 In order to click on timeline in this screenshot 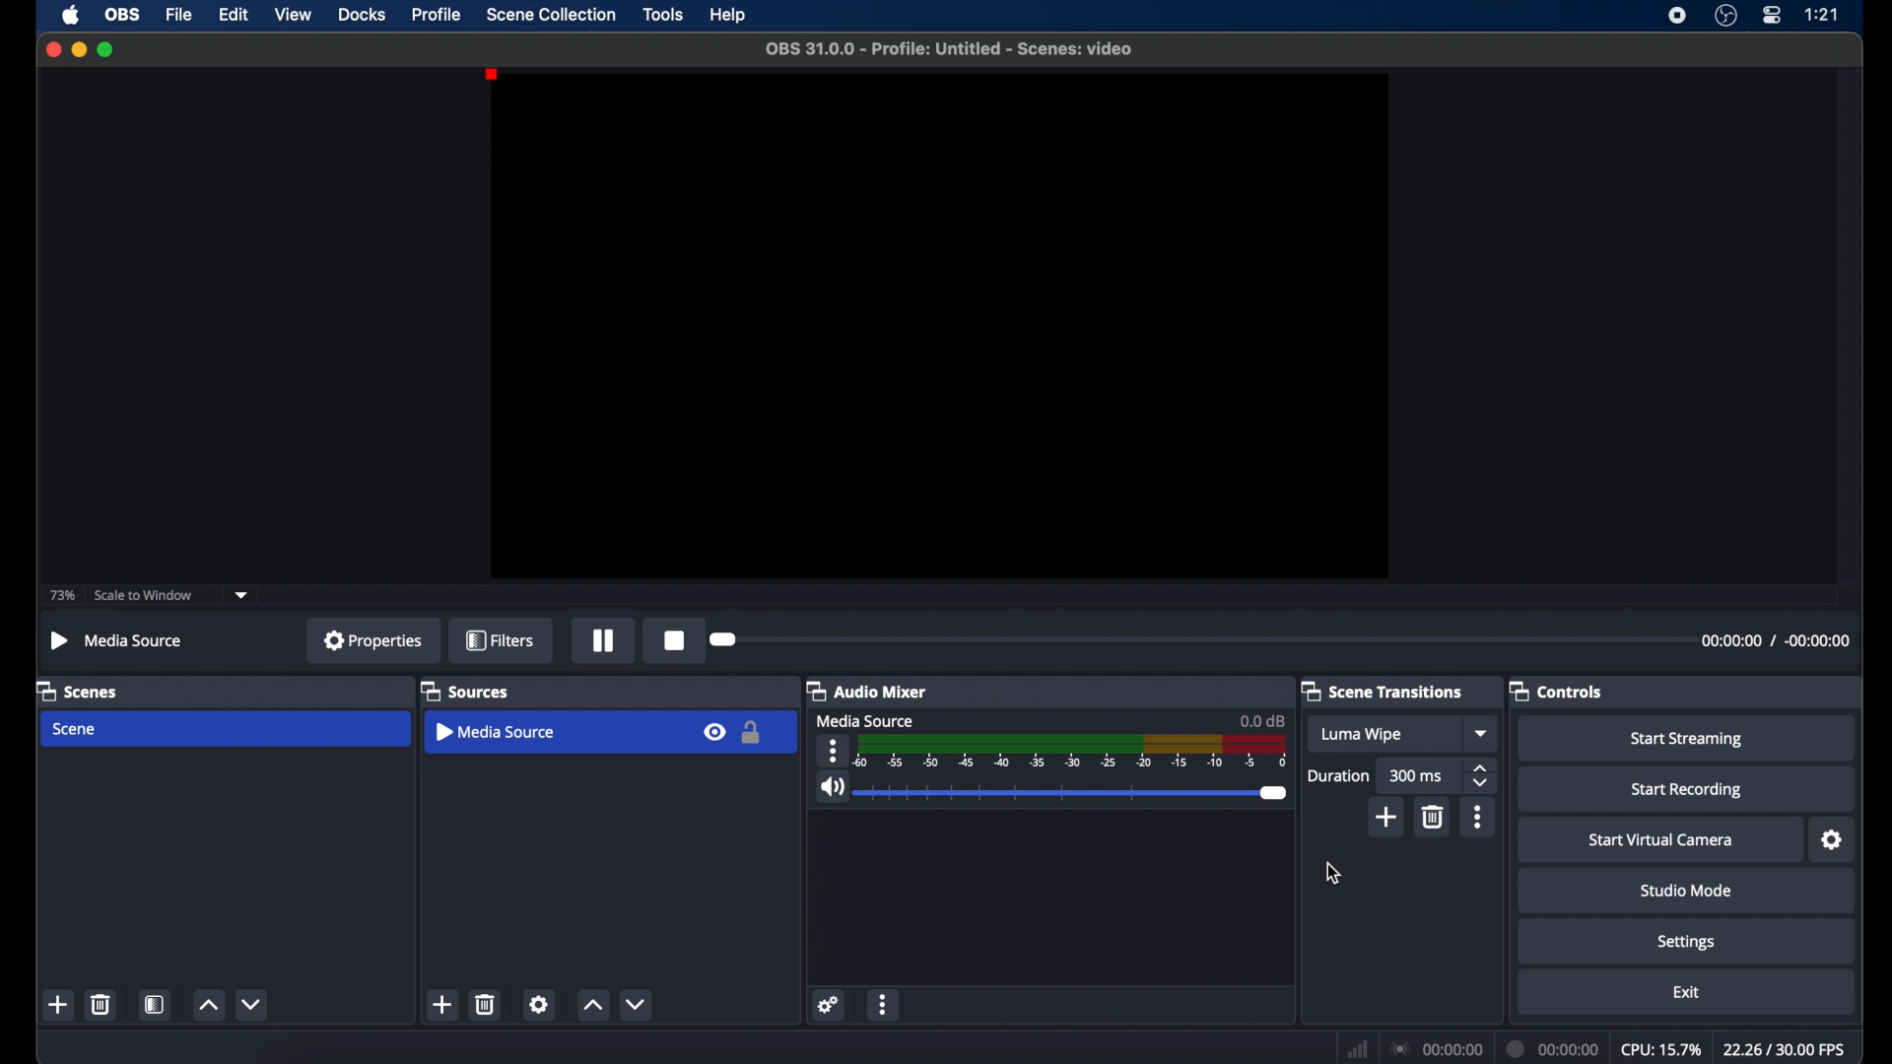, I will do `click(1071, 753)`.